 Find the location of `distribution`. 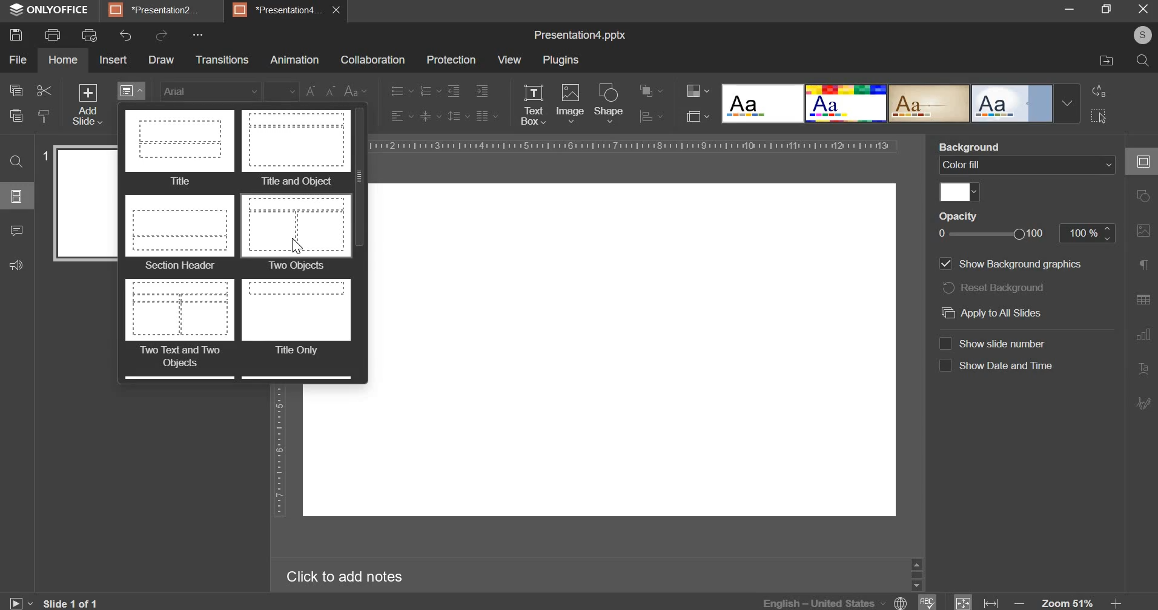

distribution is located at coordinates (649, 116).